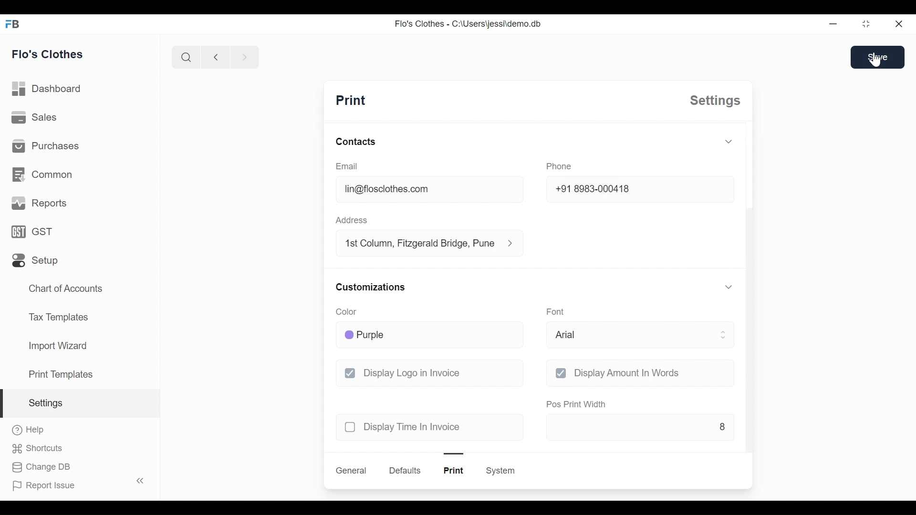 The image size is (916, 515). Describe the element at coordinates (715, 101) in the screenshot. I see `settings` at that location.